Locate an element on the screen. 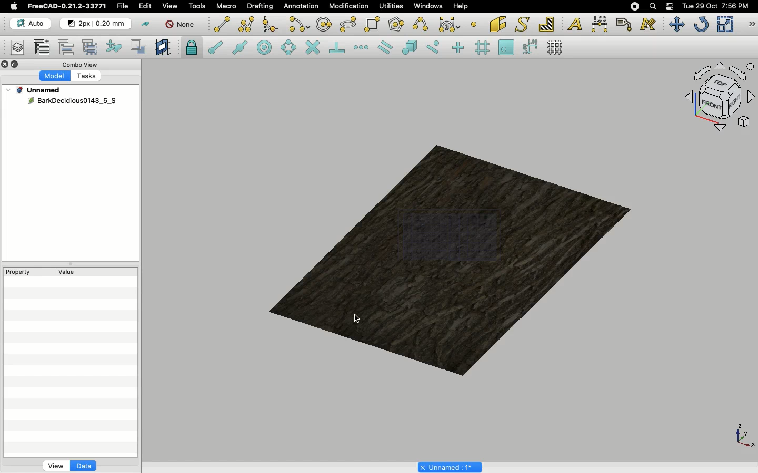  Collapse is located at coordinates (15, 65).